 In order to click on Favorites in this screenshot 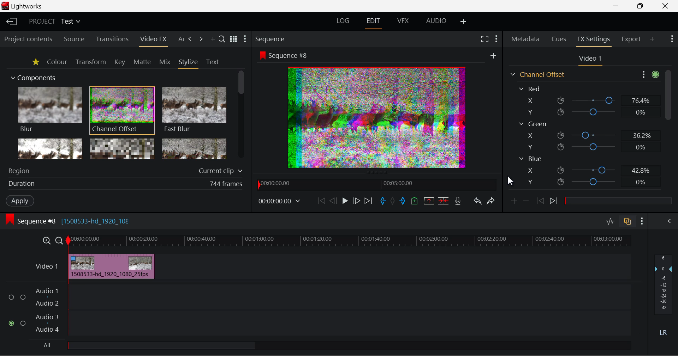, I will do `click(35, 63)`.